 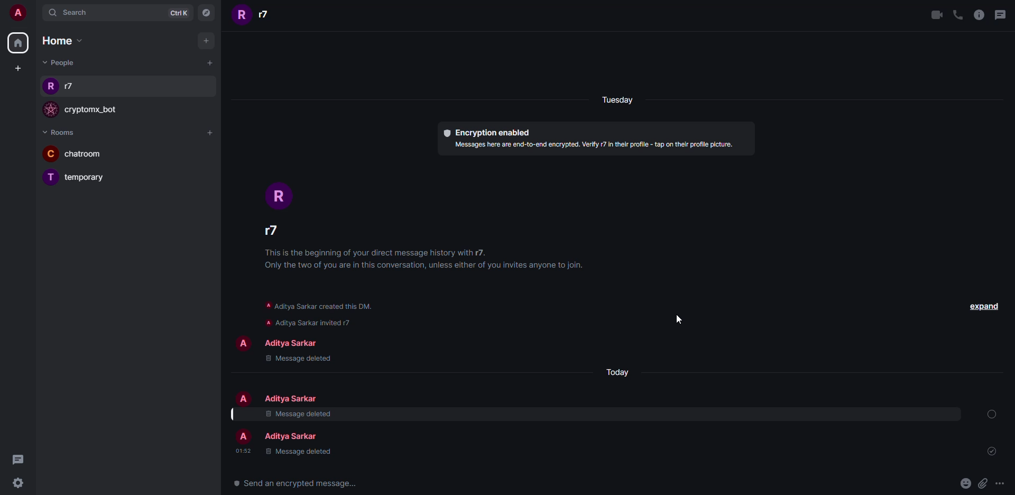 I want to click on people, so click(x=290, y=437).